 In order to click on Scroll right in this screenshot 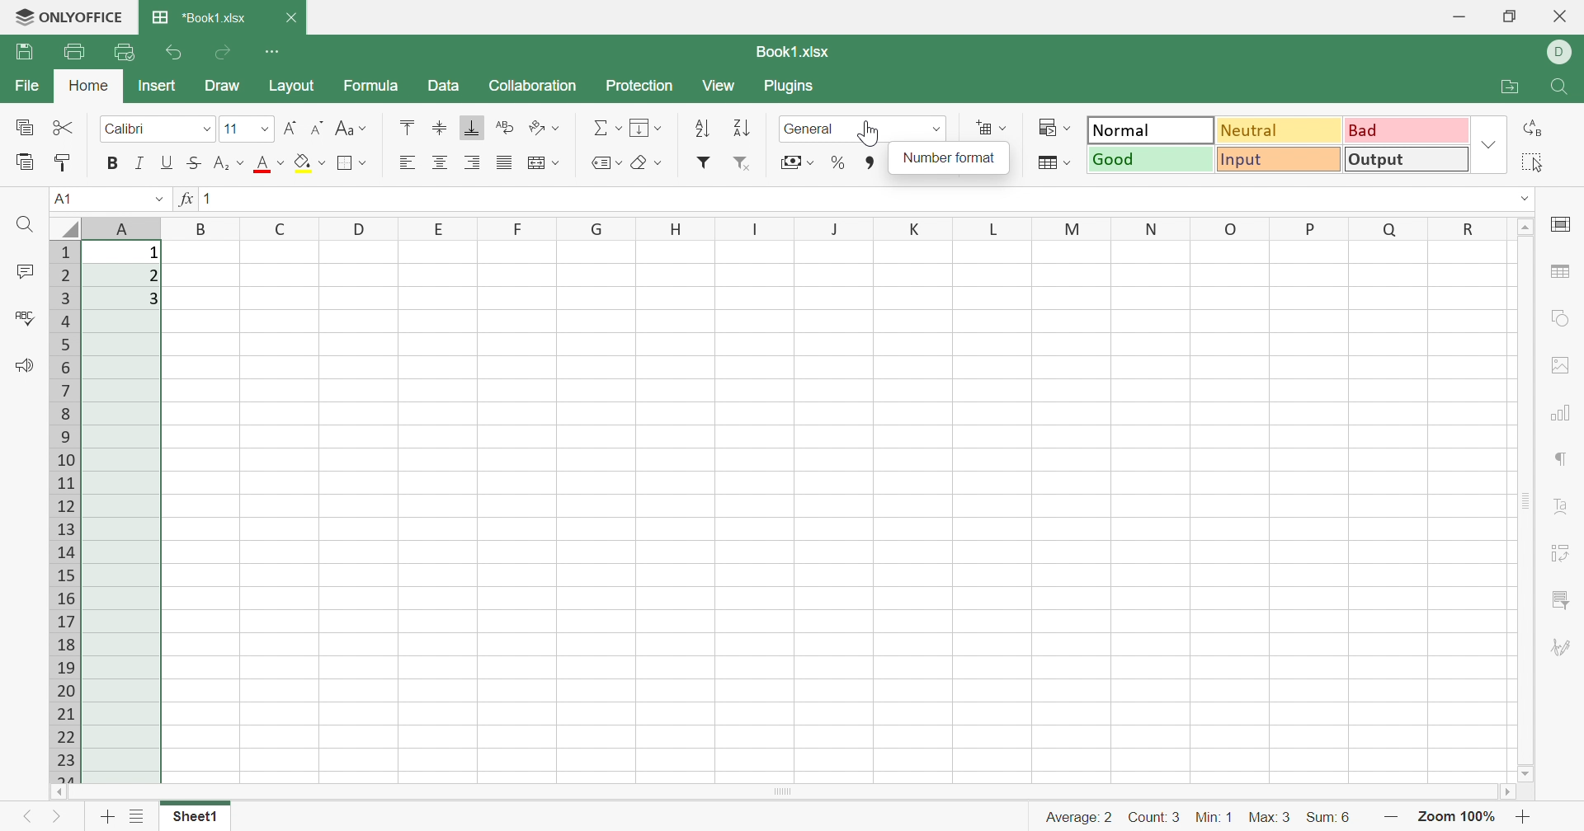, I will do `click(1510, 794)`.